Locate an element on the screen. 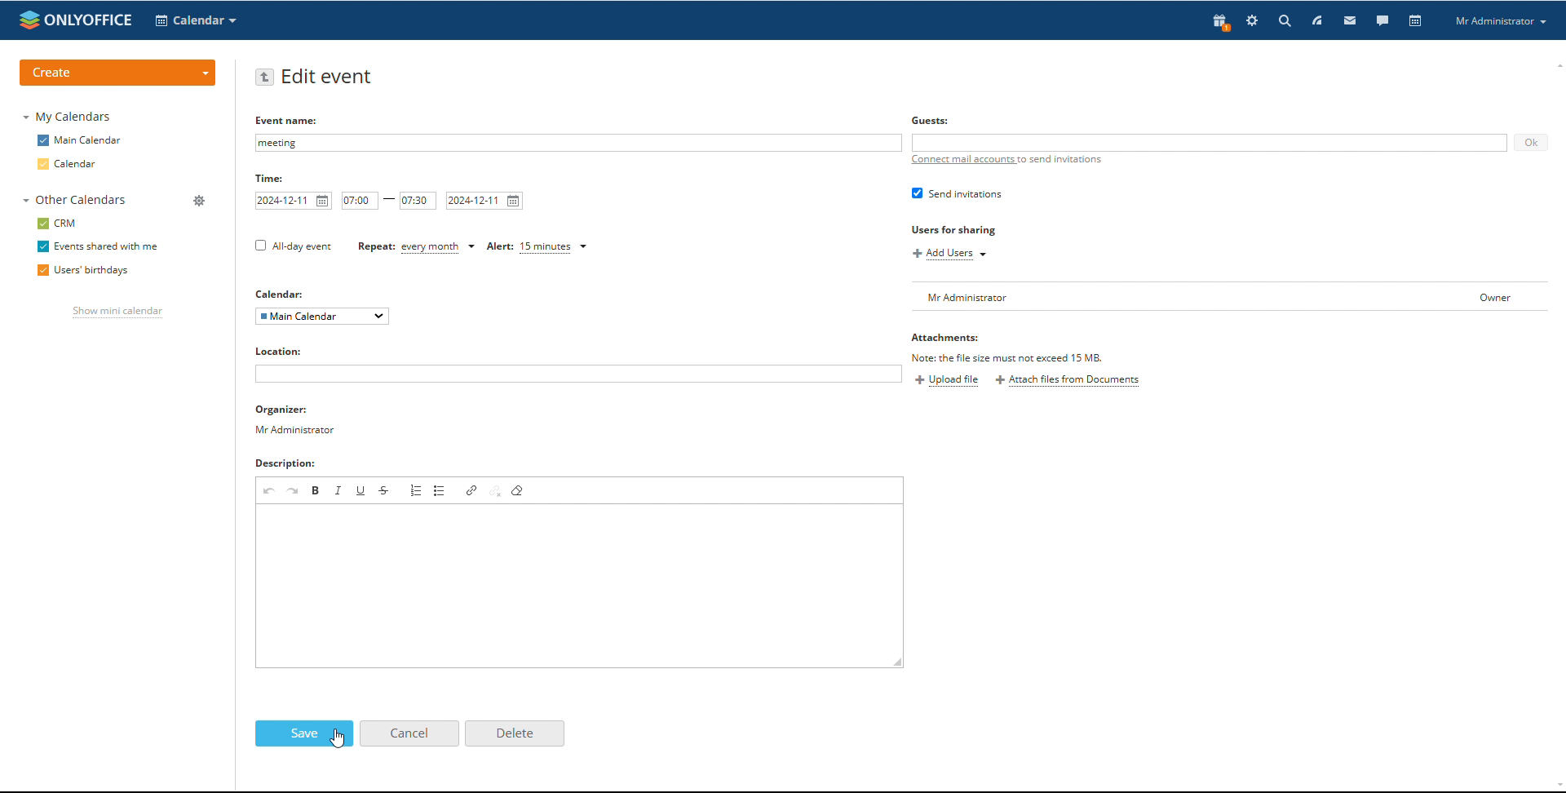  send invitation is located at coordinates (957, 193).